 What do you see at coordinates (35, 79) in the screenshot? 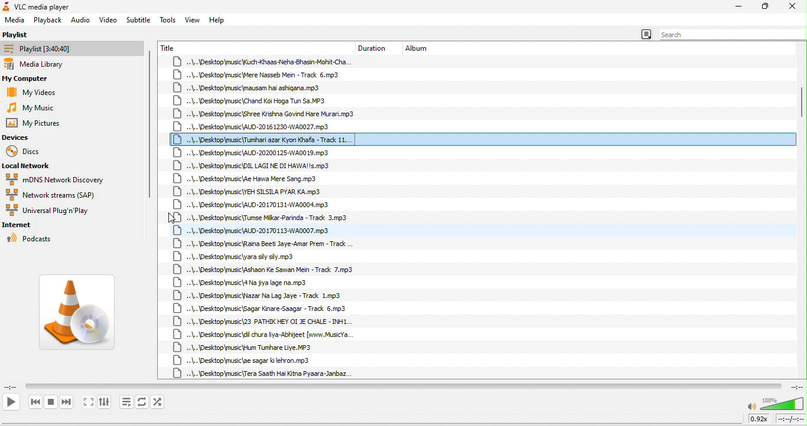
I see `my computer` at bounding box center [35, 79].